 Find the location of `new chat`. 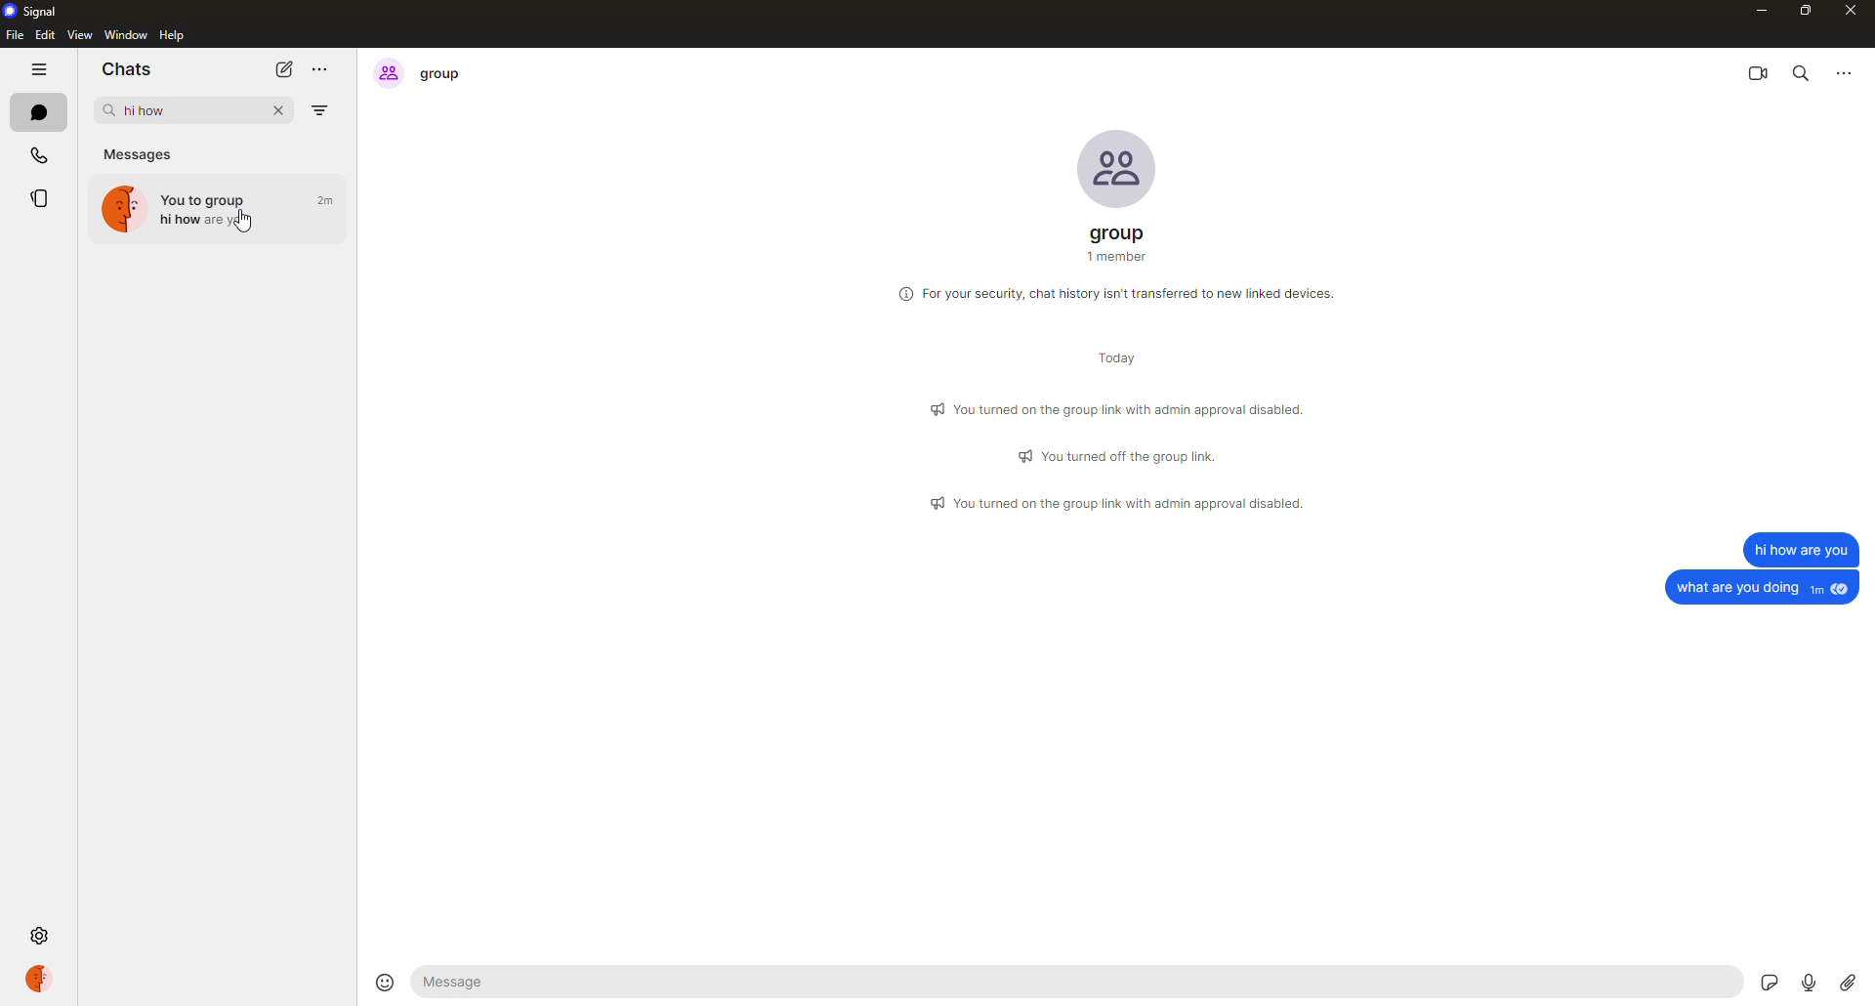

new chat is located at coordinates (282, 69).